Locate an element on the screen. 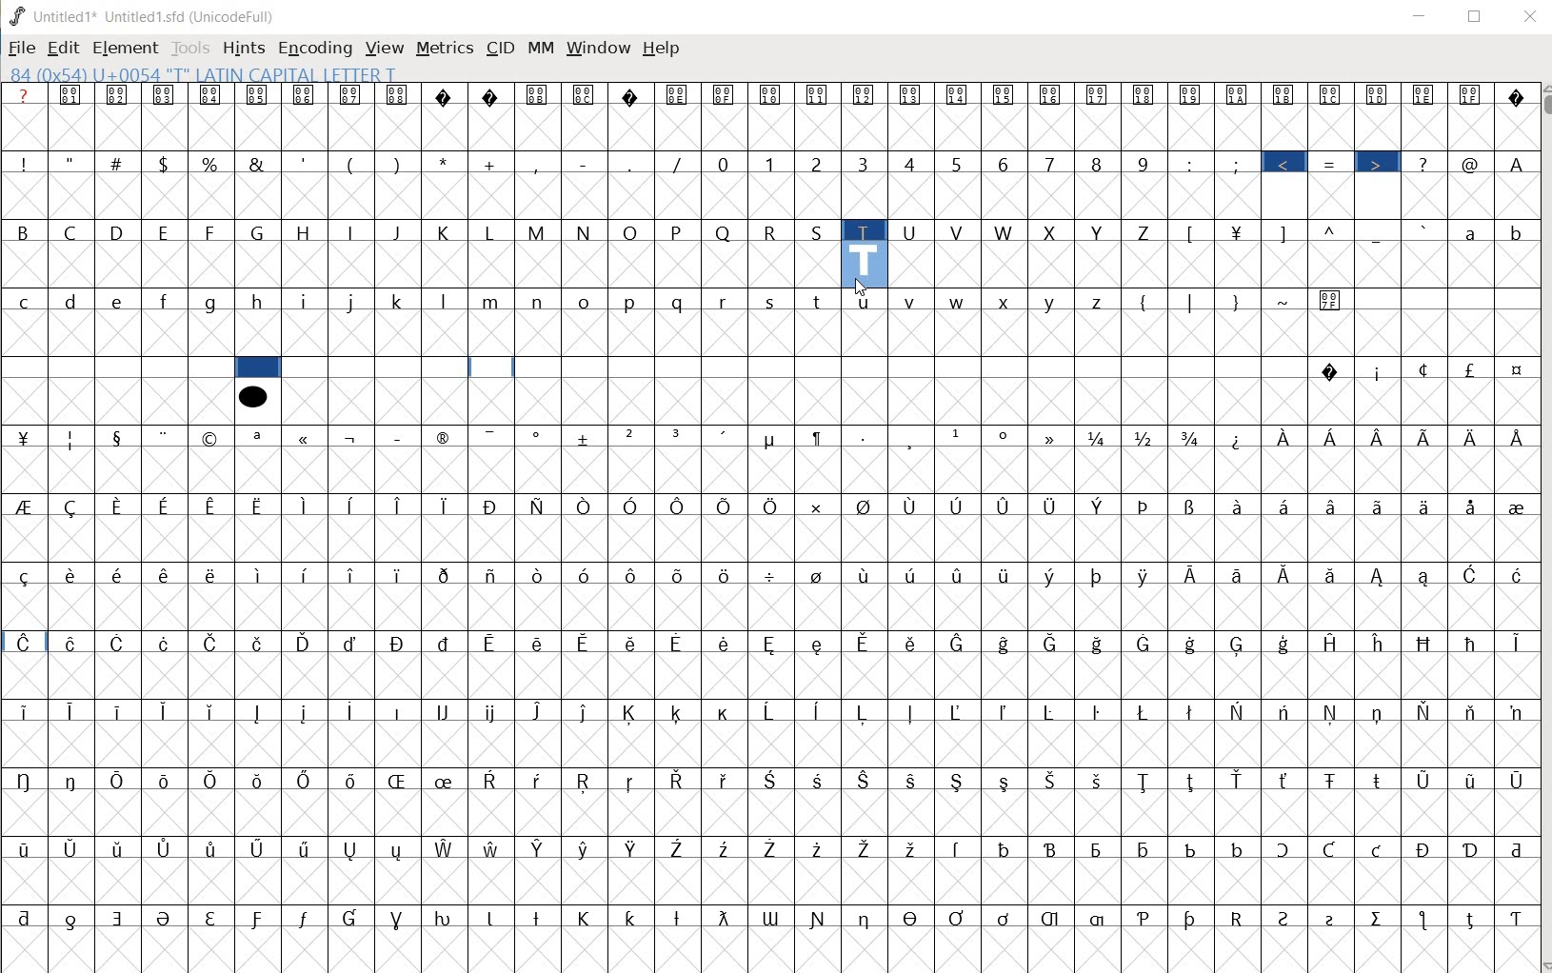 The height and width of the screenshot is (973, 1552). Symbol is located at coordinates (307, 850).